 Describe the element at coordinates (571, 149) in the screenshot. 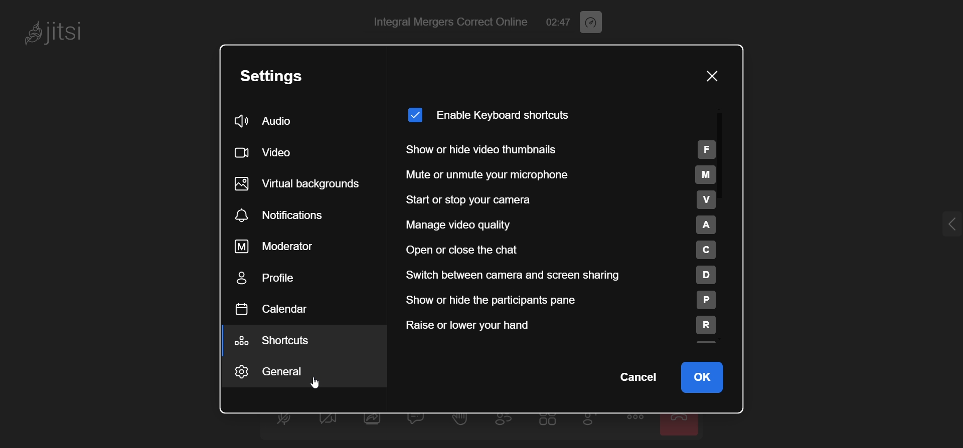

I see `Show or hide video thumbnails` at that location.